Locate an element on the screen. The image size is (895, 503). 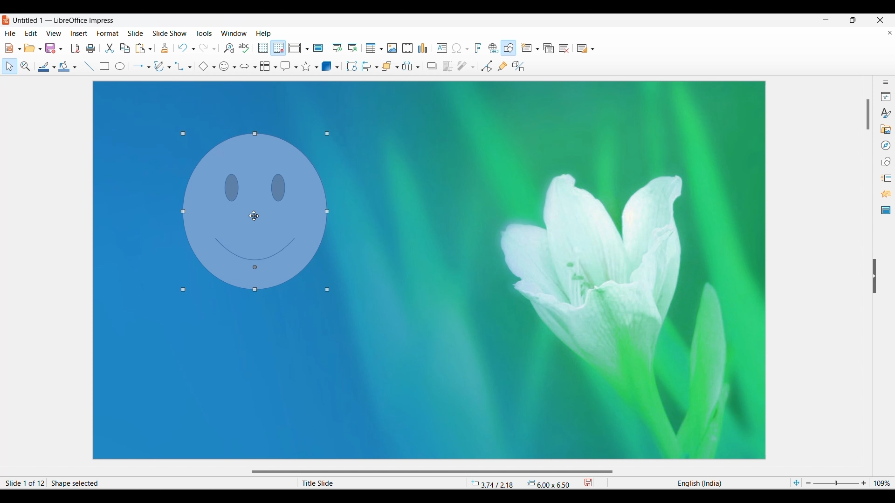
Show interface in a smaller tab is located at coordinates (853, 20).